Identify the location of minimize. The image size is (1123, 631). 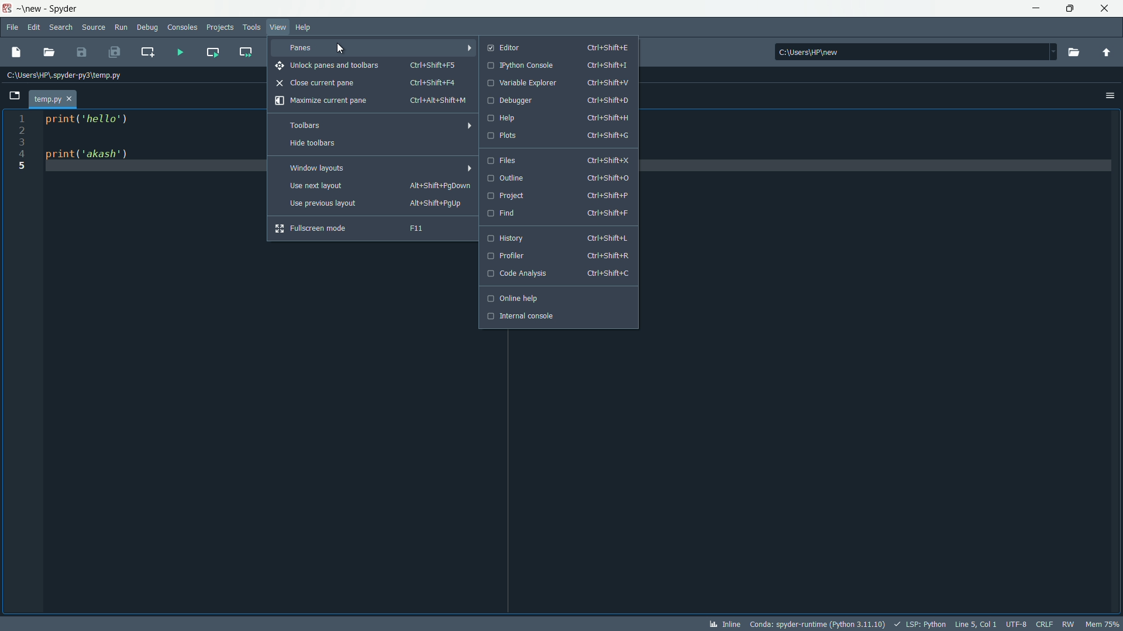
(1038, 8).